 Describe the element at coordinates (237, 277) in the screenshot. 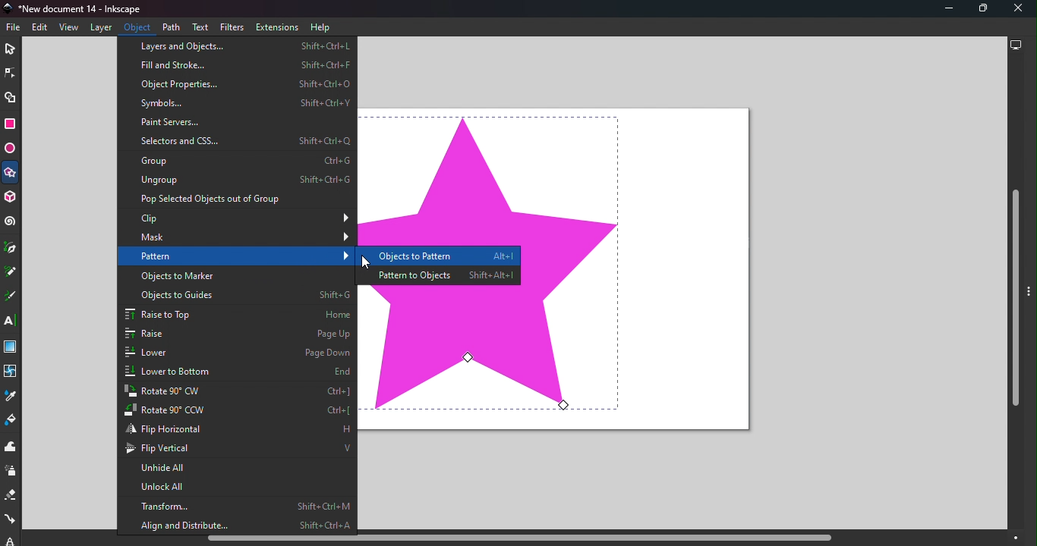

I see `Objects` at that location.